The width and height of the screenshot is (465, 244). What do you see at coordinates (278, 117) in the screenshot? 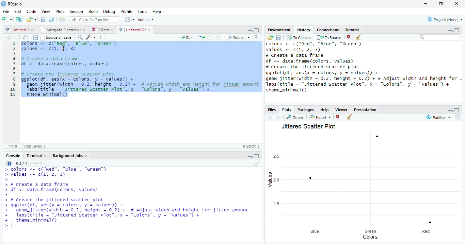
I see `Next plot` at bounding box center [278, 117].